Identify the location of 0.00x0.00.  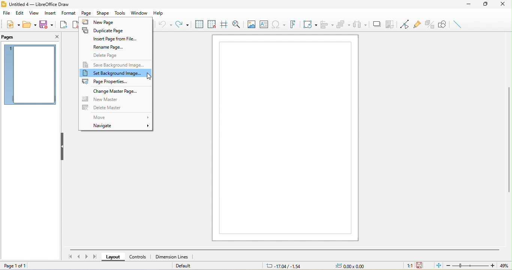
(355, 265).